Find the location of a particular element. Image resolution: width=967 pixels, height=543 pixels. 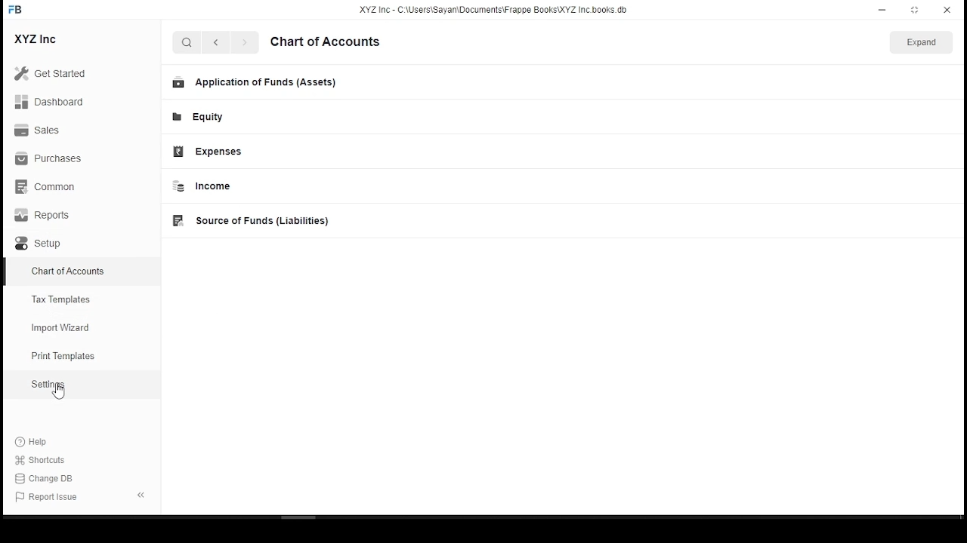

Equity is located at coordinates (196, 117).